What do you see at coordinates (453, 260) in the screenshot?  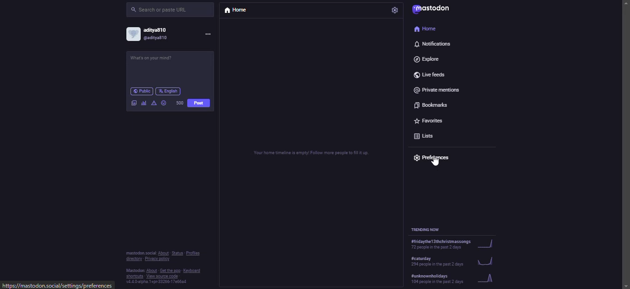 I see `trending` at bounding box center [453, 260].